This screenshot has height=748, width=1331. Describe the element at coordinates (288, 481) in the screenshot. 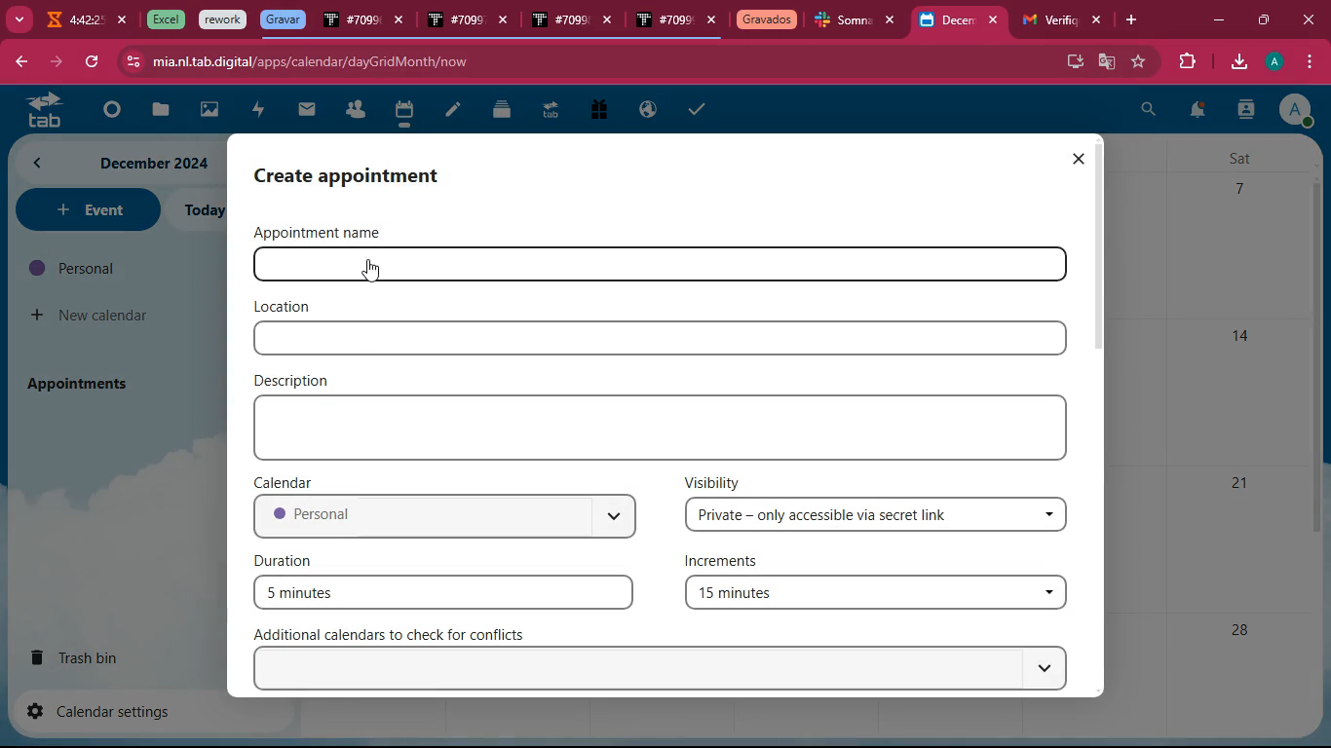

I see `calendar` at that location.